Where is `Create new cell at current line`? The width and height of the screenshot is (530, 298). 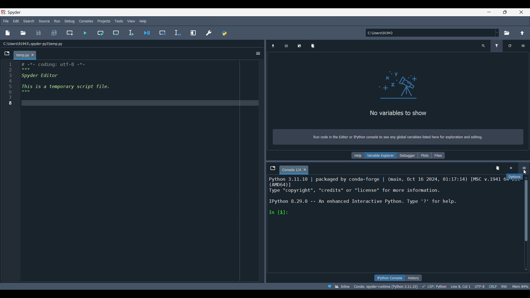 Create new cell at current line is located at coordinates (70, 33).